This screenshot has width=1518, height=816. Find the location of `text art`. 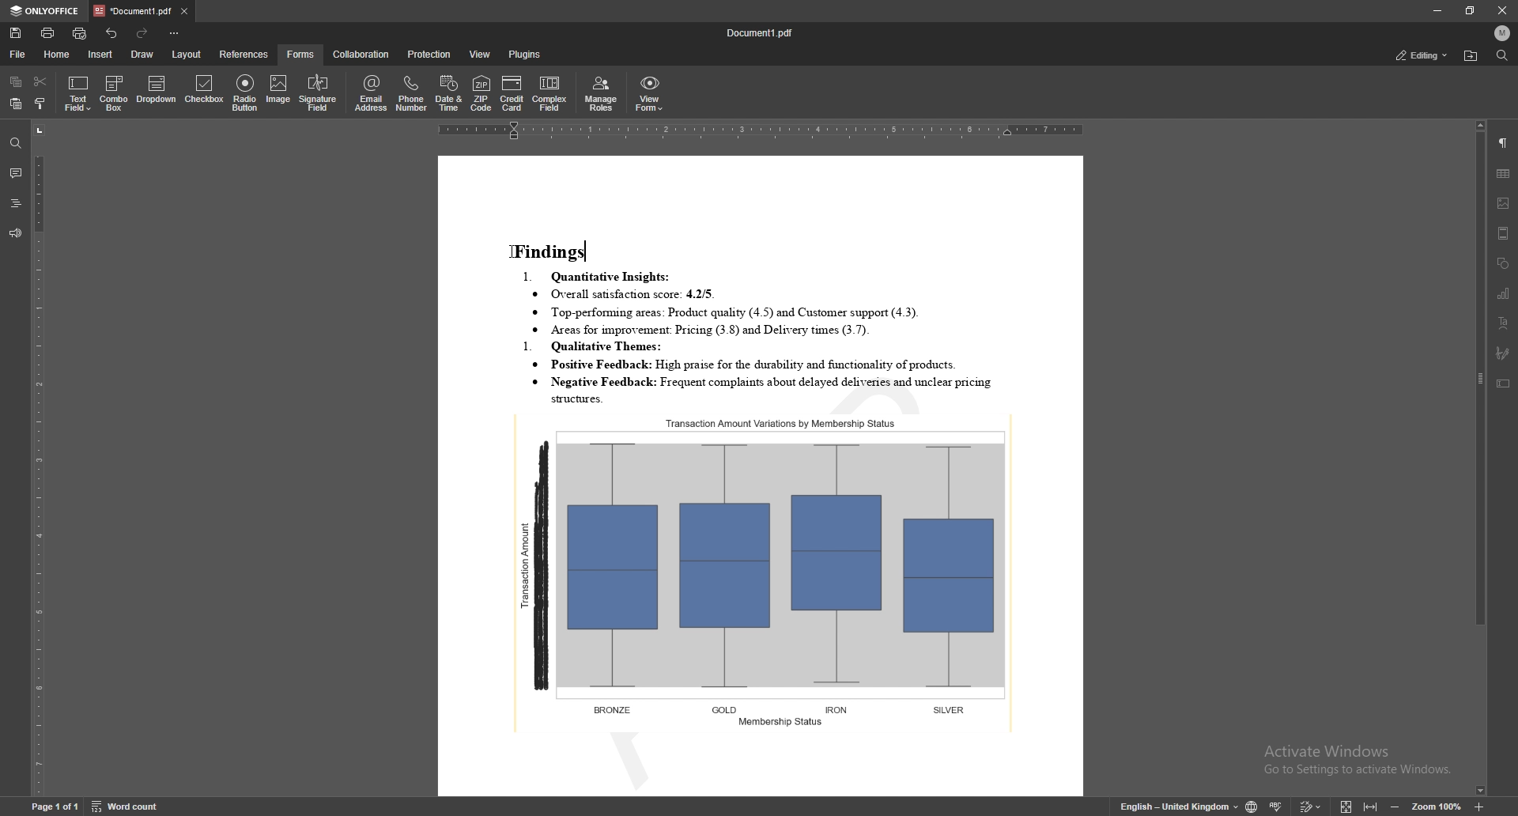

text art is located at coordinates (1503, 323).